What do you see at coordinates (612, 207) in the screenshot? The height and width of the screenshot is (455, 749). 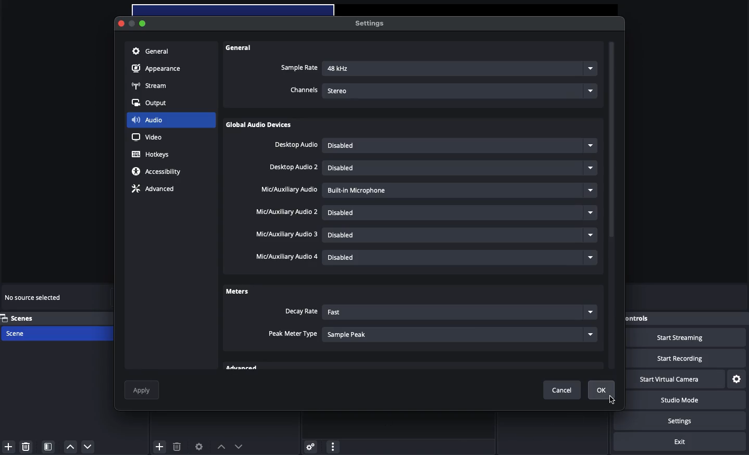 I see `Scroll` at bounding box center [612, 207].